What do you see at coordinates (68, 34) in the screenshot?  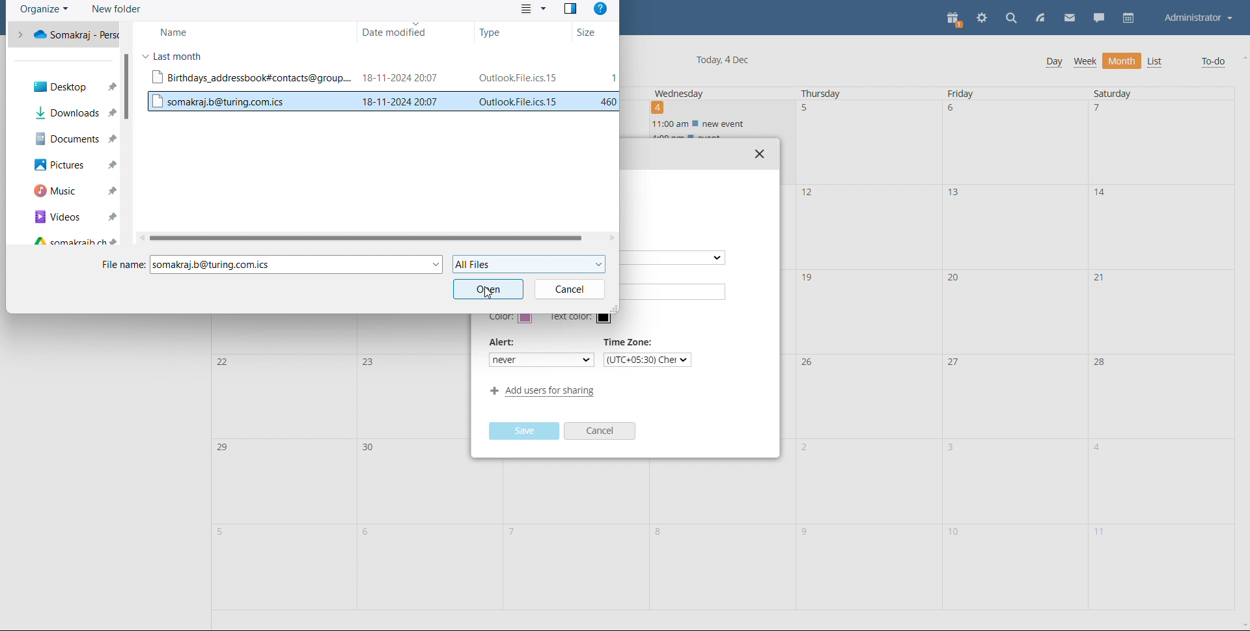 I see `one drive` at bounding box center [68, 34].